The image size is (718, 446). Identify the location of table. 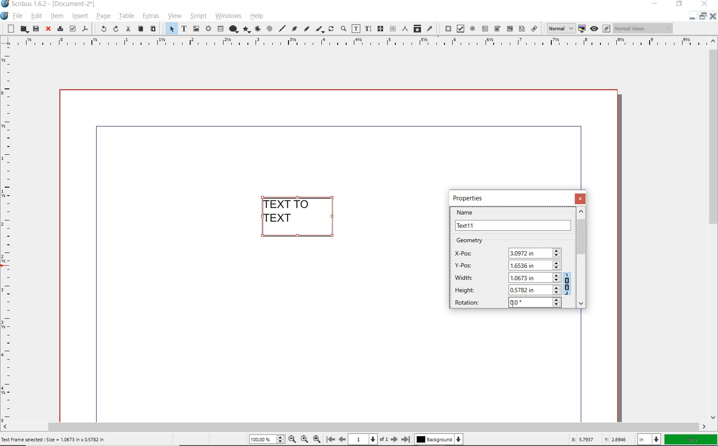
(126, 16).